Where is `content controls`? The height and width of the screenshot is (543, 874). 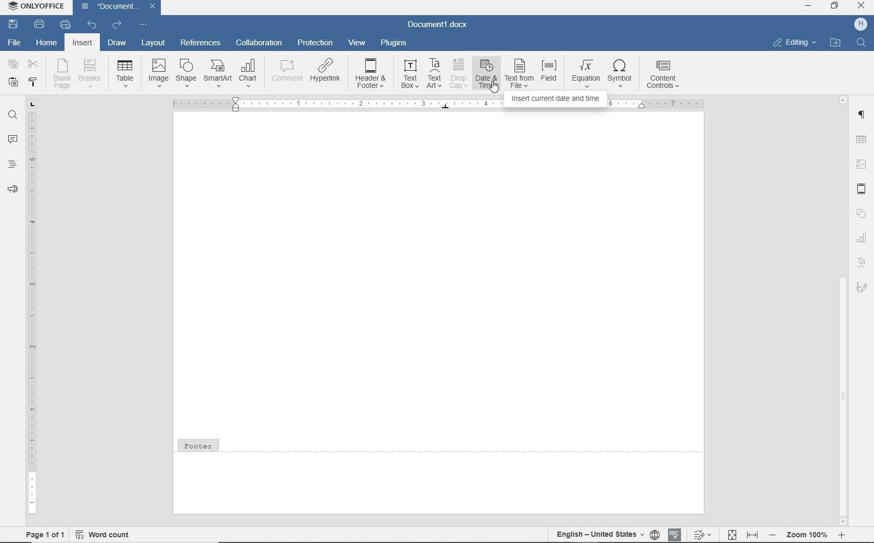 content controls is located at coordinates (665, 75).